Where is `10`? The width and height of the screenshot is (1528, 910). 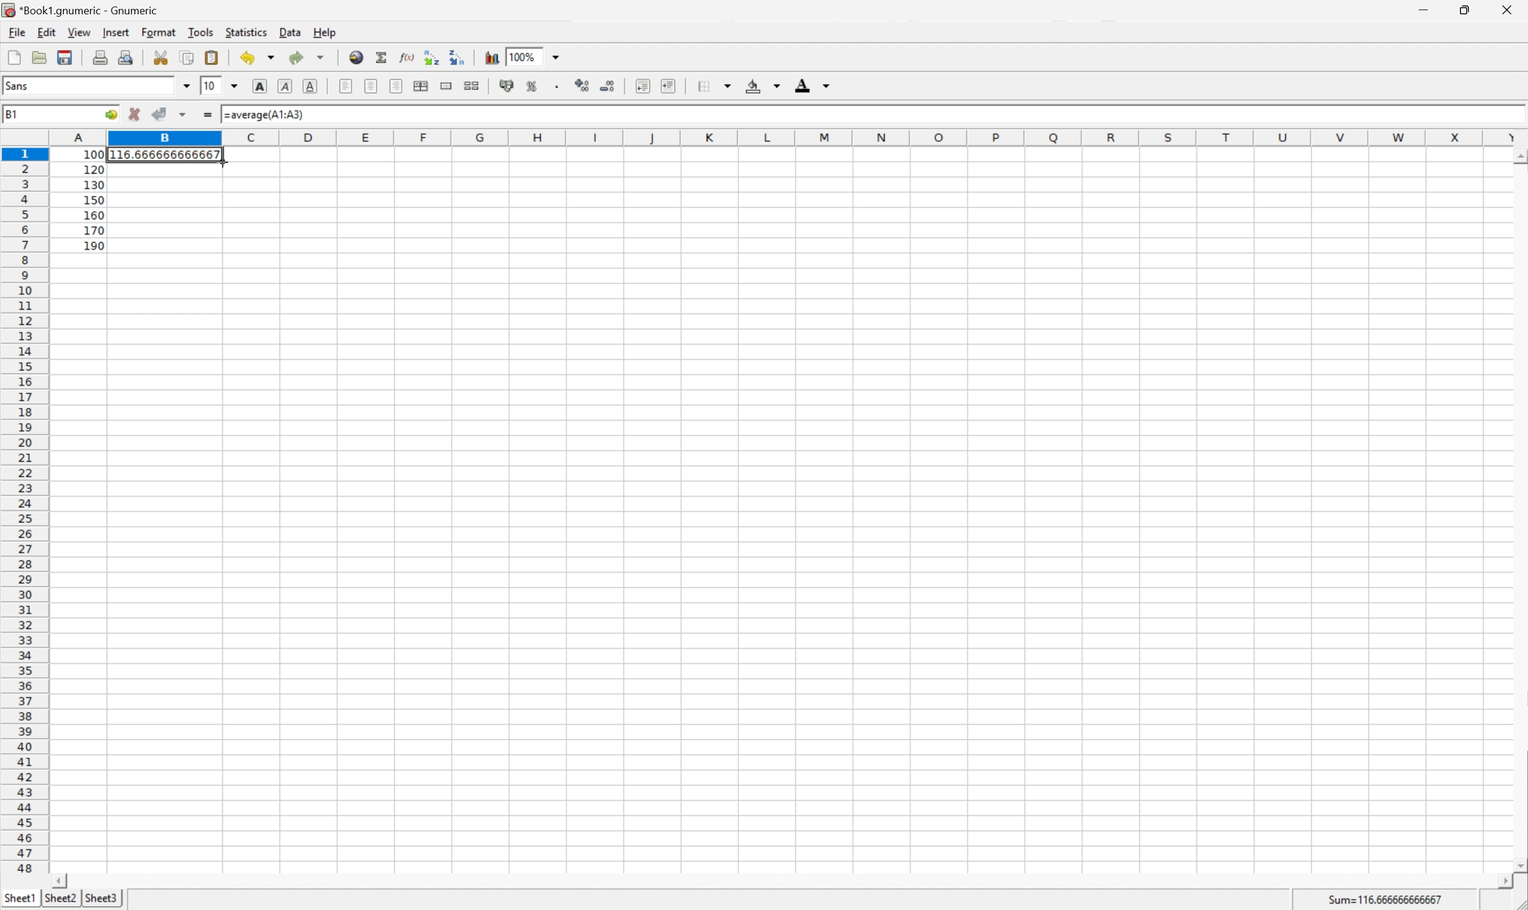
10 is located at coordinates (212, 85).